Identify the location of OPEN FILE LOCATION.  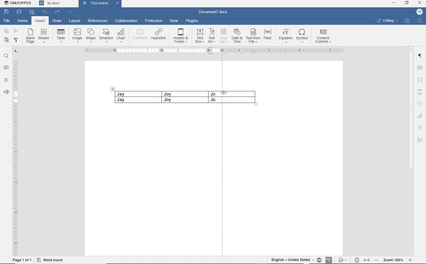
(407, 22).